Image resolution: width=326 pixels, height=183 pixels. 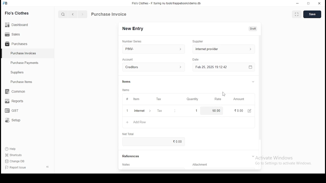 I want to click on tax, so click(x=160, y=111).